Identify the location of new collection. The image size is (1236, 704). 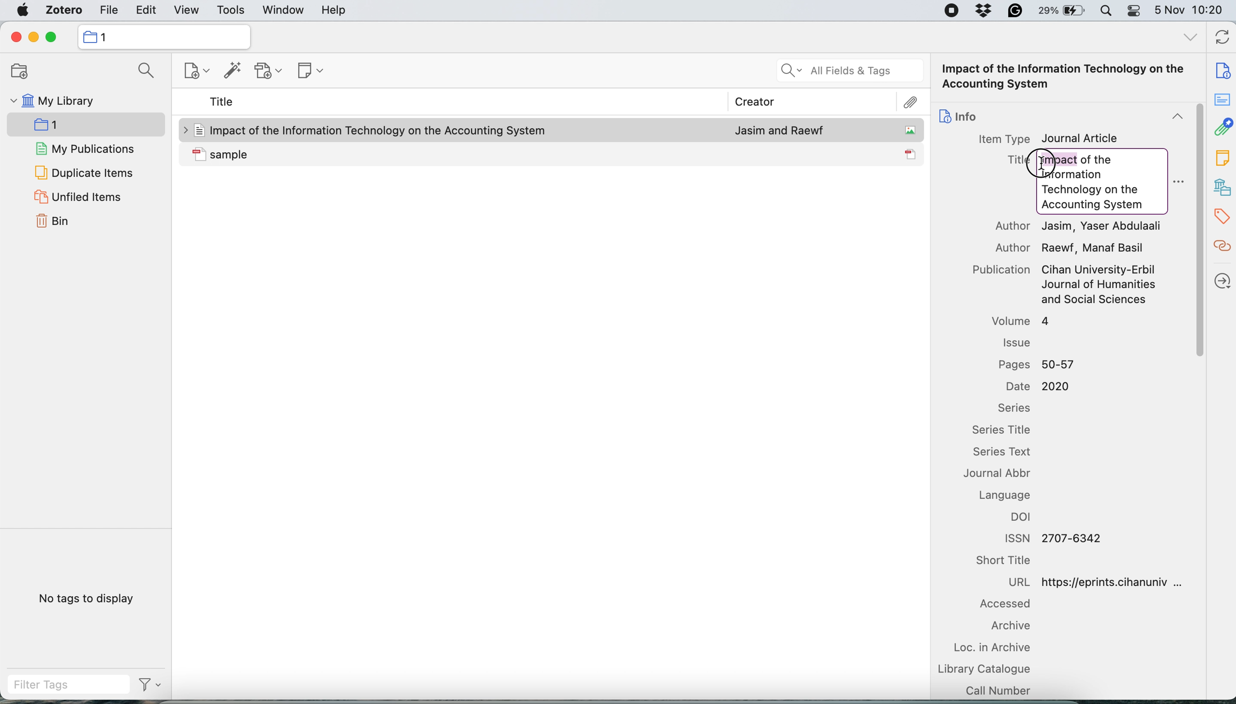
(19, 70).